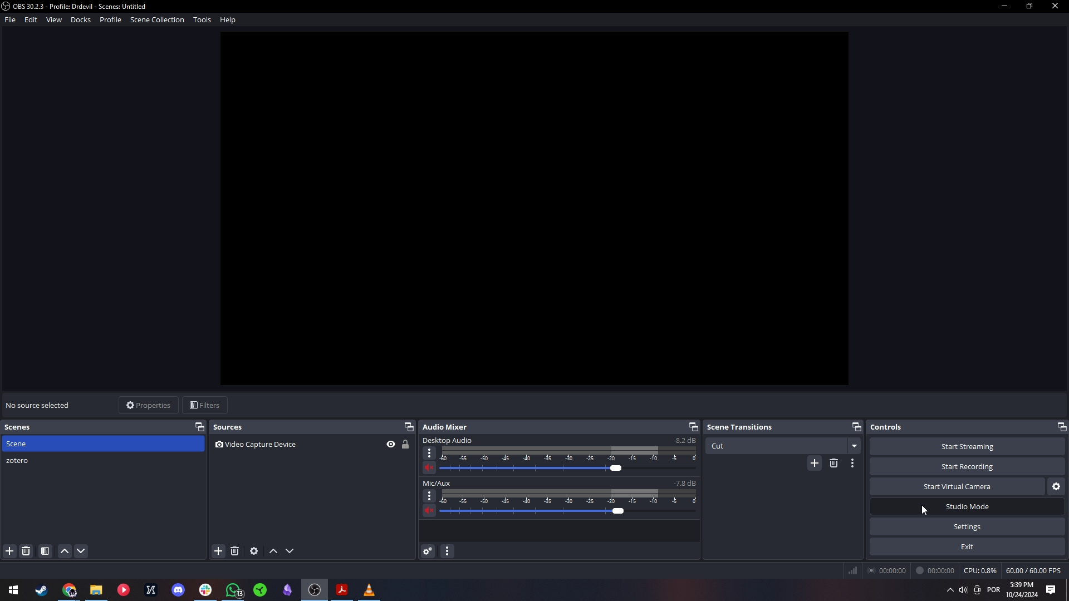 The height and width of the screenshot is (601, 1069). What do you see at coordinates (31, 19) in the screenshot?
I see `Edit` at bounding box center [31, 19].